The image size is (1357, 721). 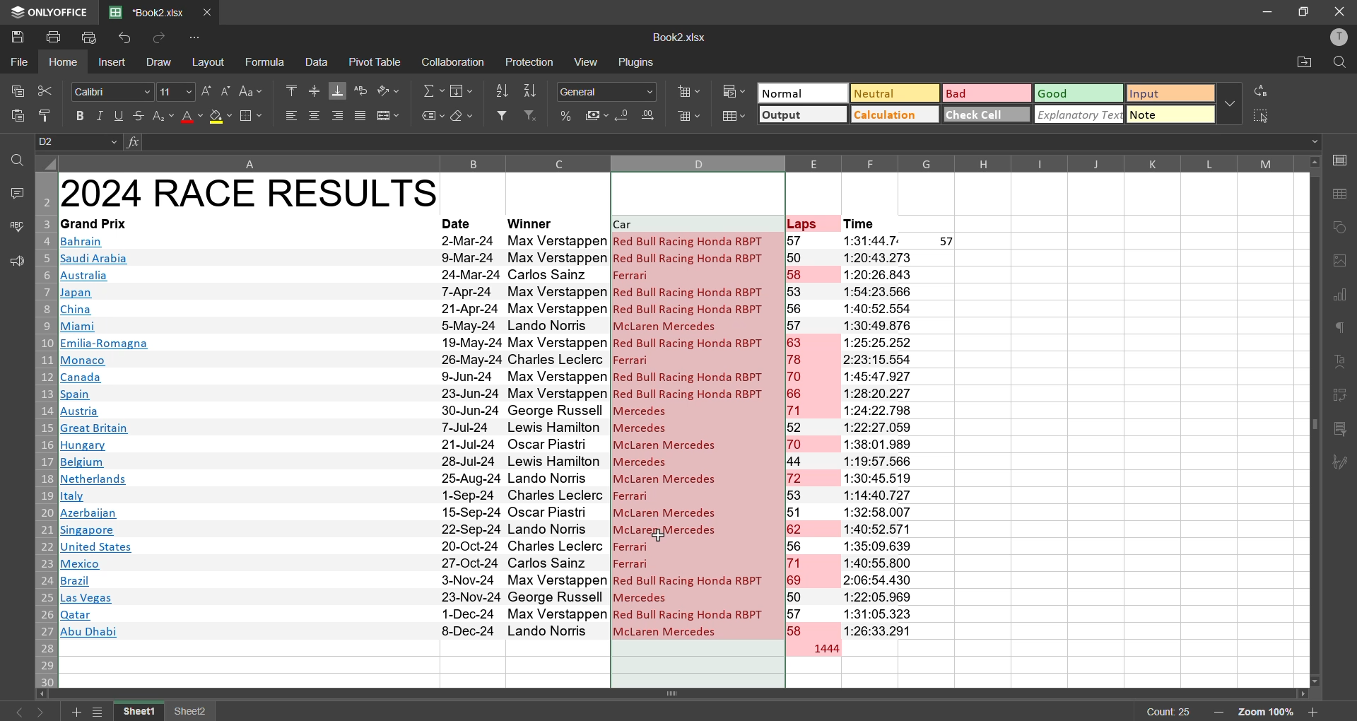 I want to click on sheet list, so click(x=100, y=713).